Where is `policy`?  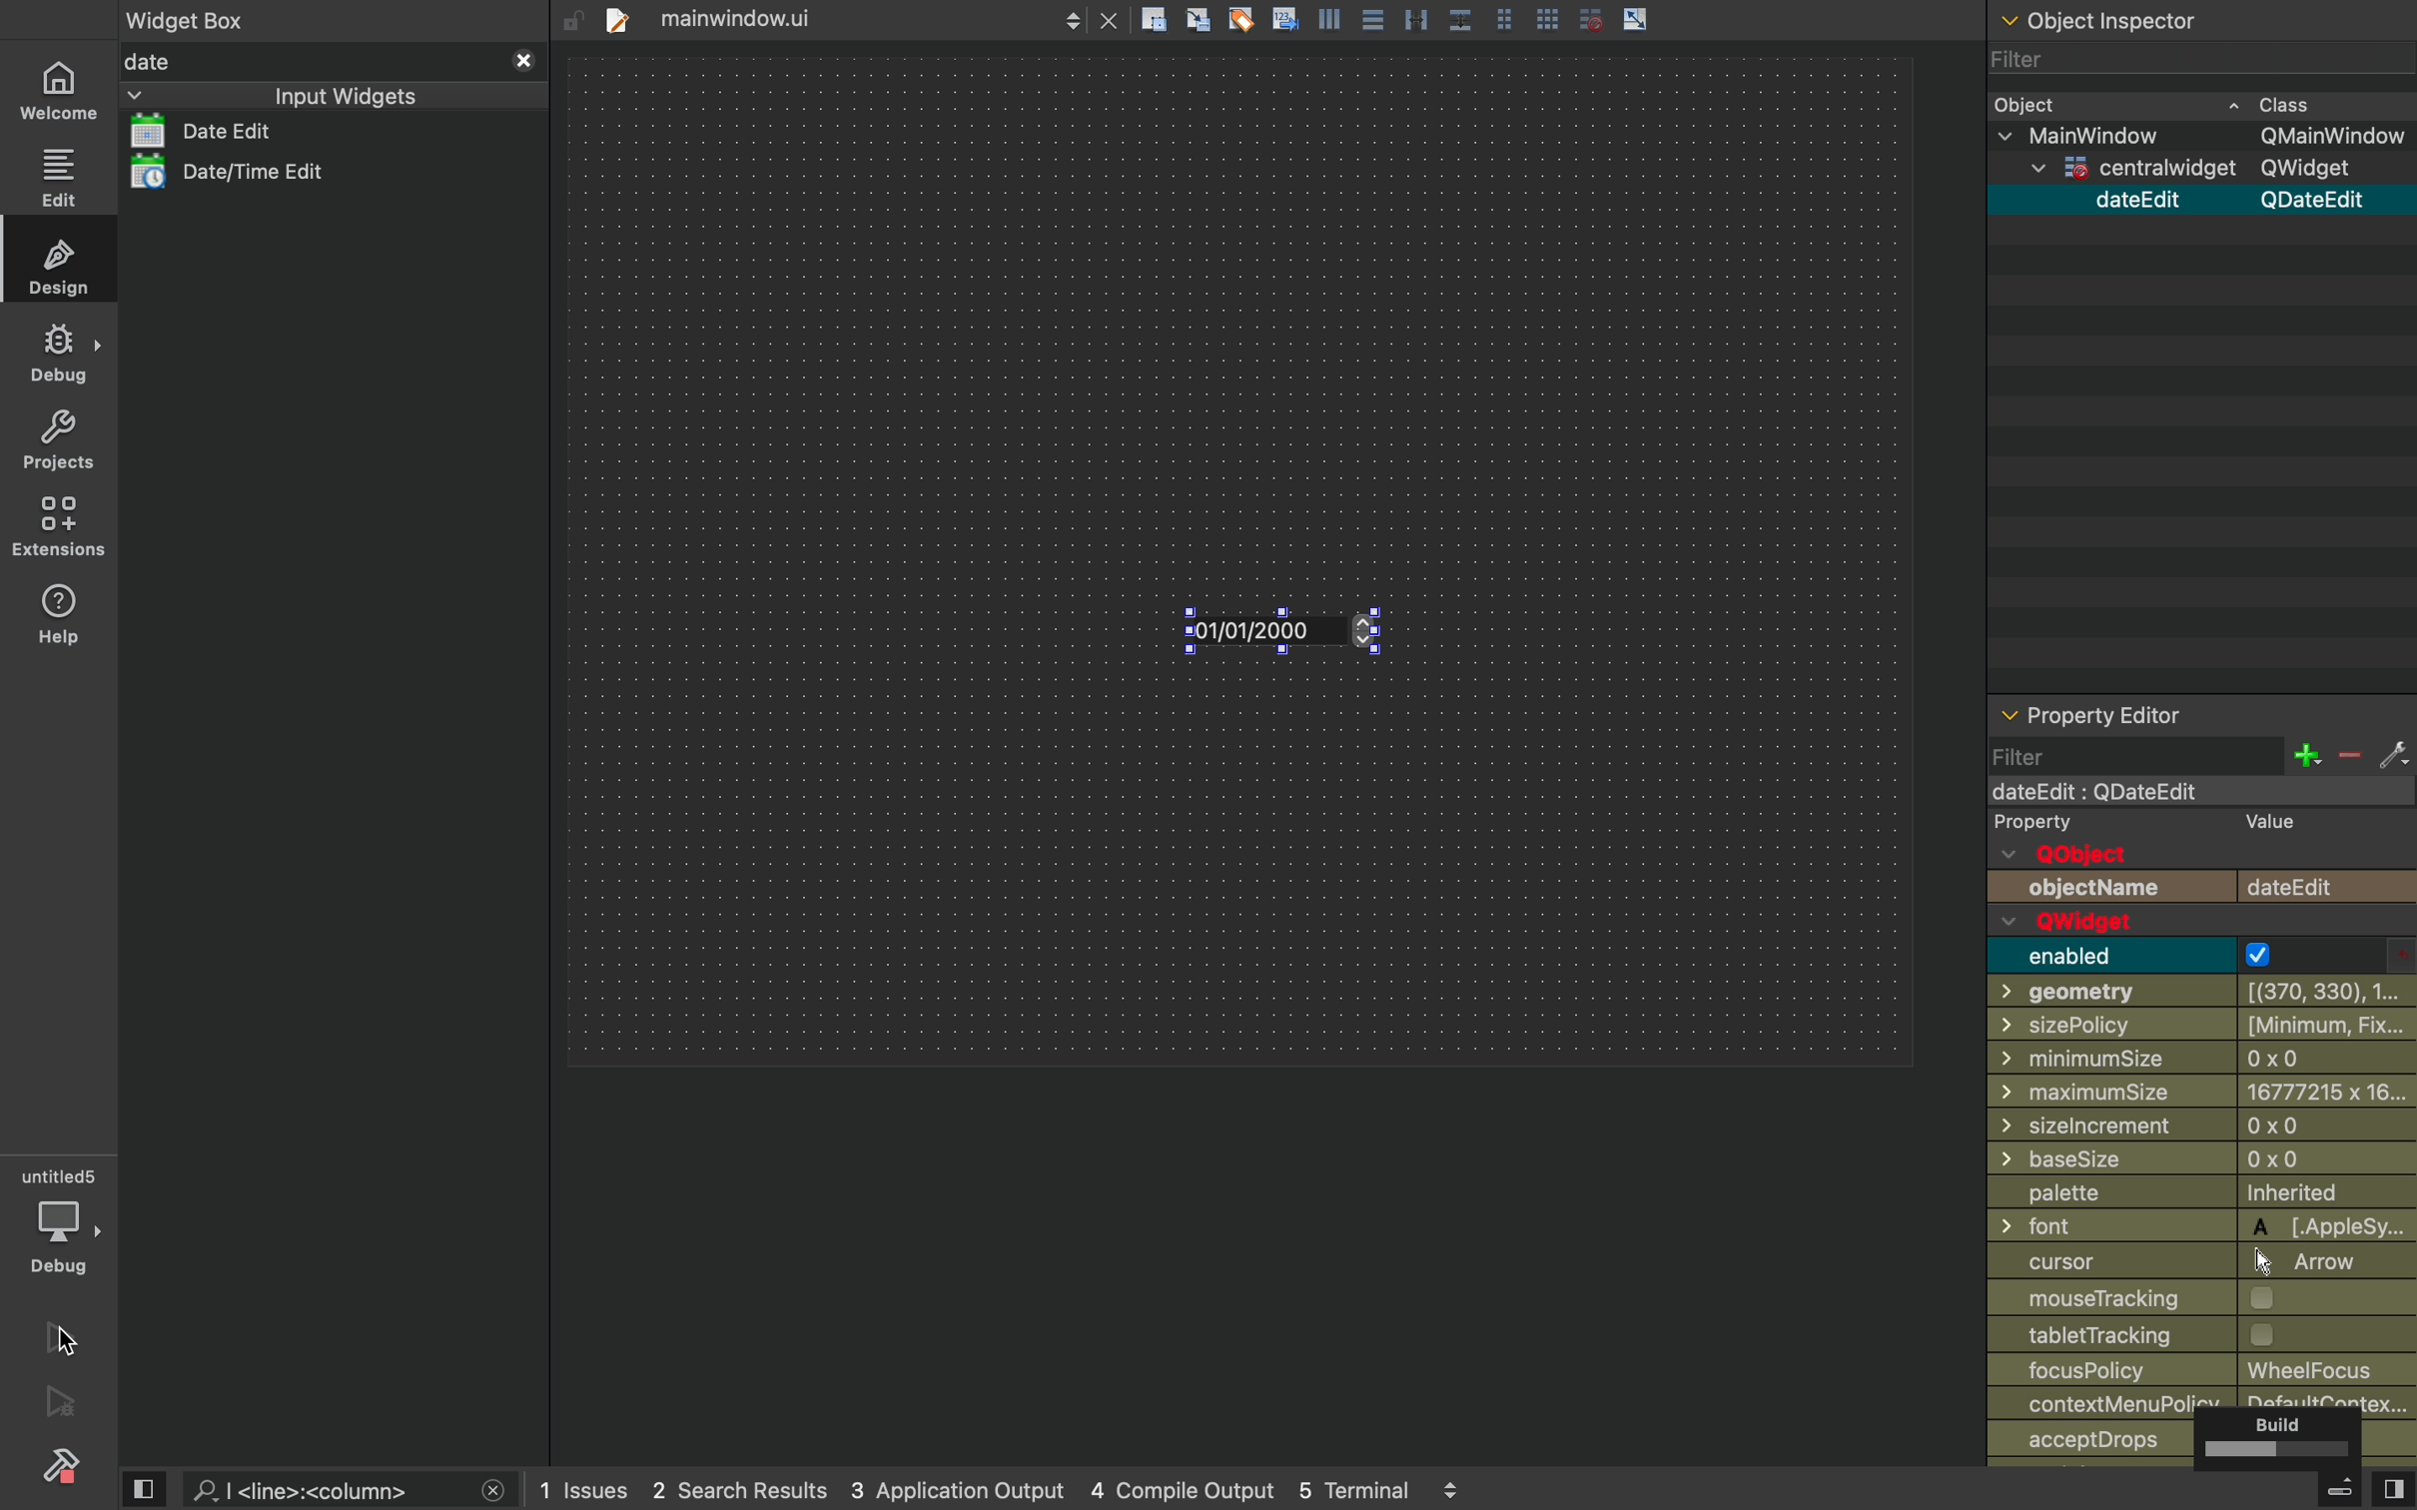
policy is located at coordinates (2110, 1402).